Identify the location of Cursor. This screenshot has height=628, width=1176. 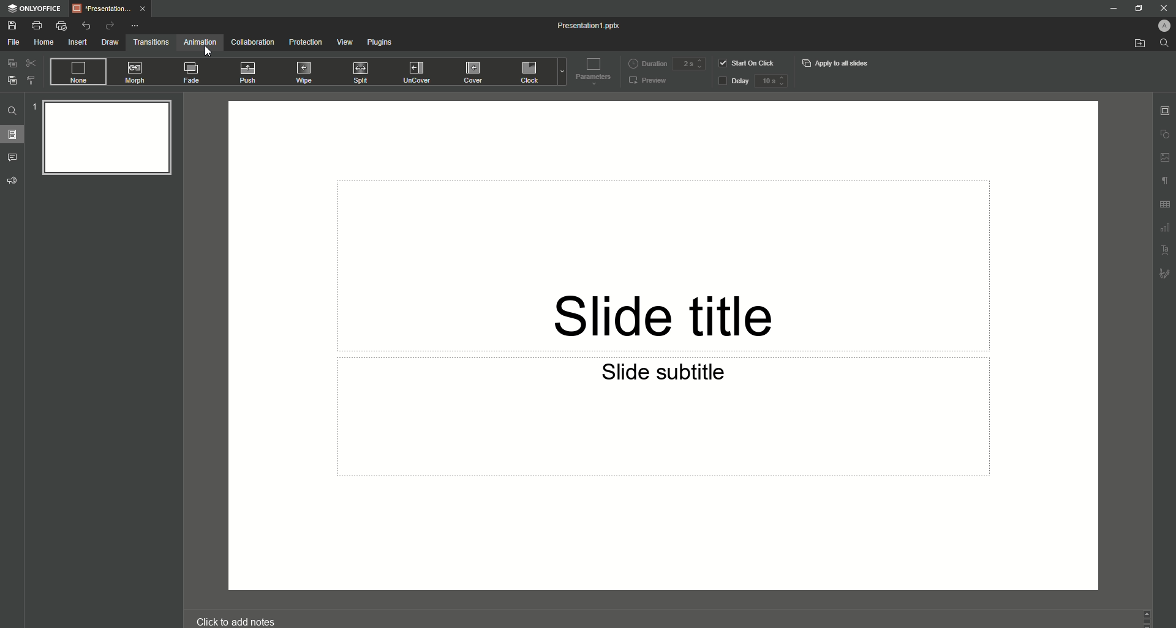
(209, 53).